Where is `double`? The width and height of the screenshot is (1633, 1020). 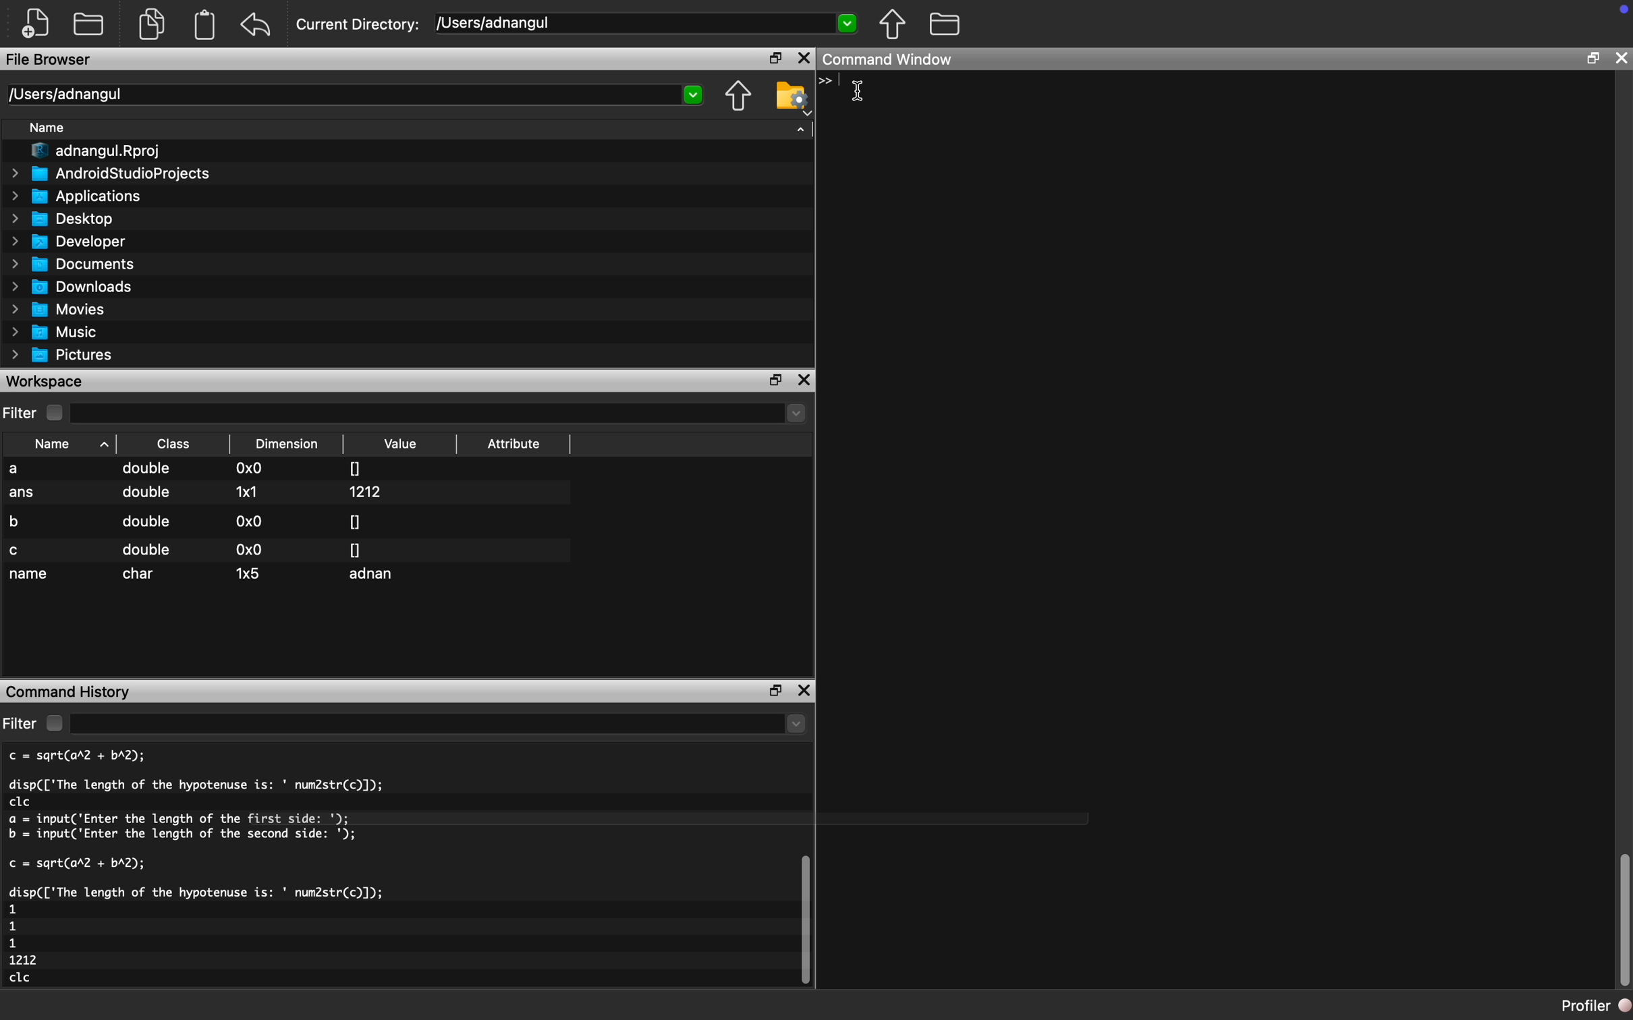
double is located at coordinates (146, 550).